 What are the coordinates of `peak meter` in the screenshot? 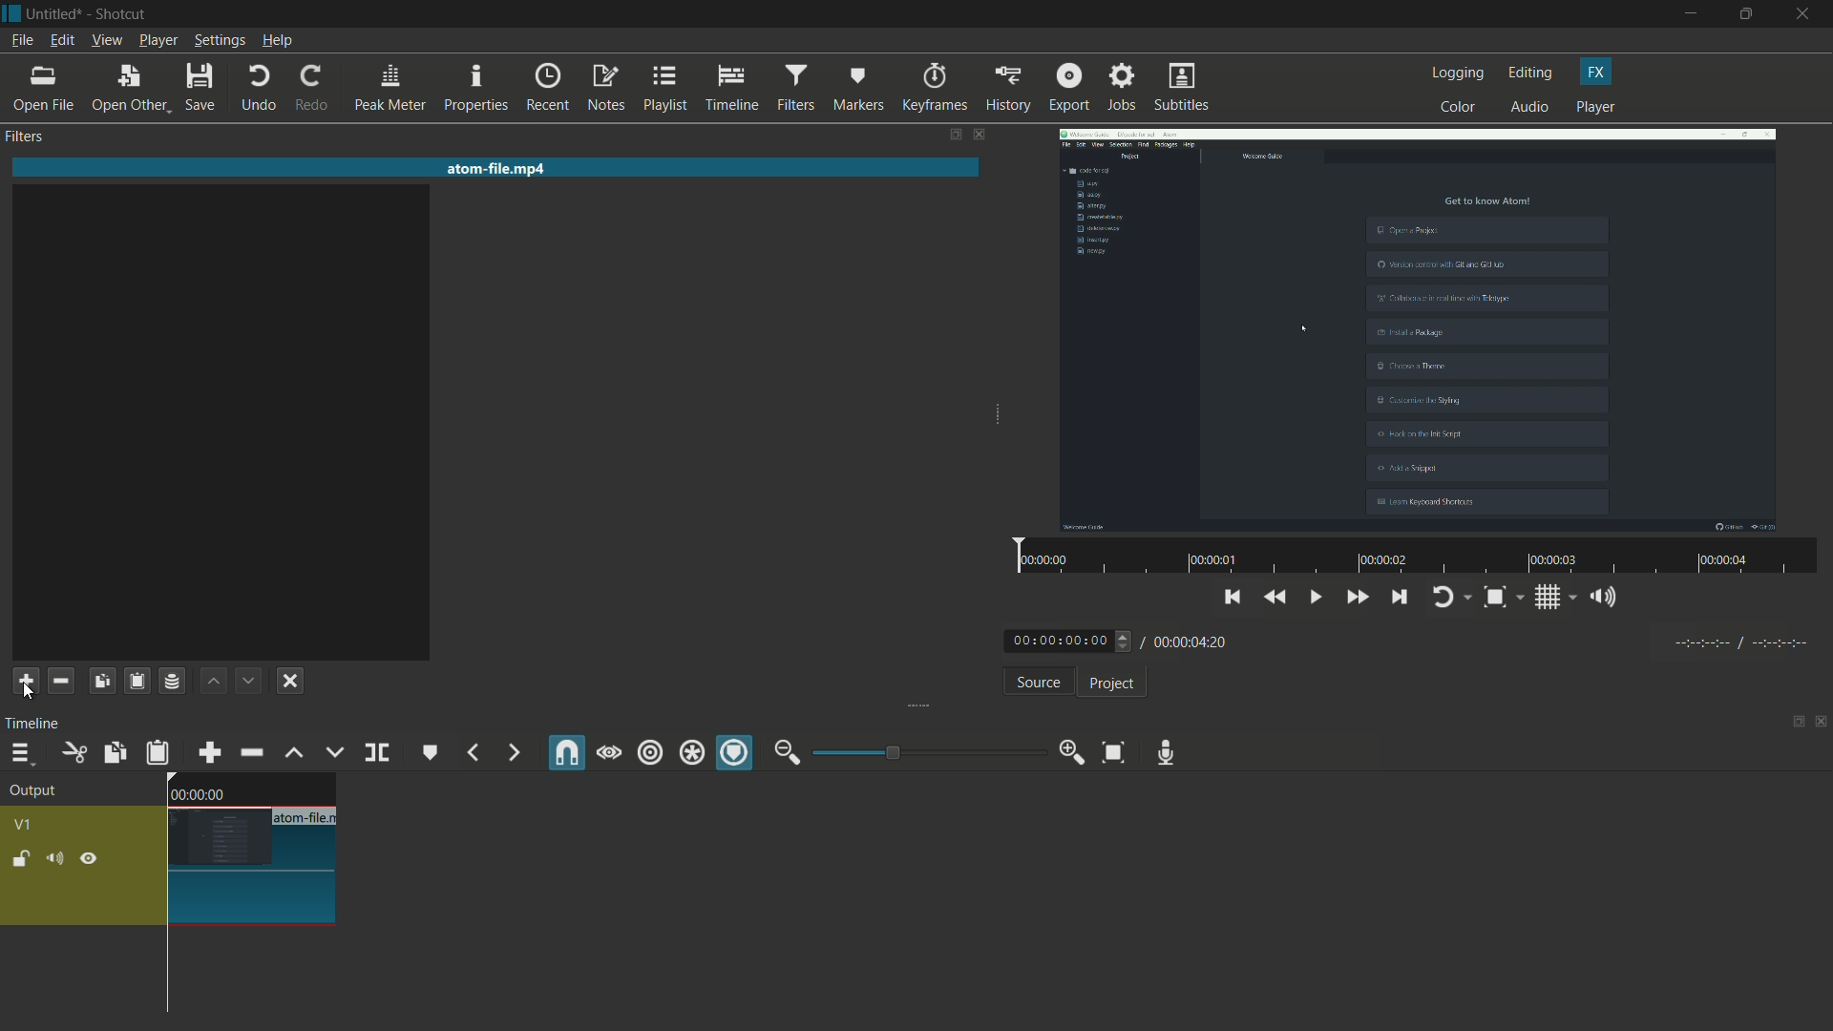 It's located at (390, 88).